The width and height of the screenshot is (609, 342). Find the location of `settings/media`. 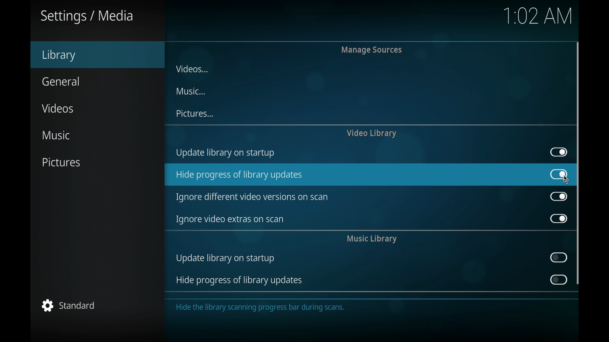

settings/media is located at coordinates (86, 17).